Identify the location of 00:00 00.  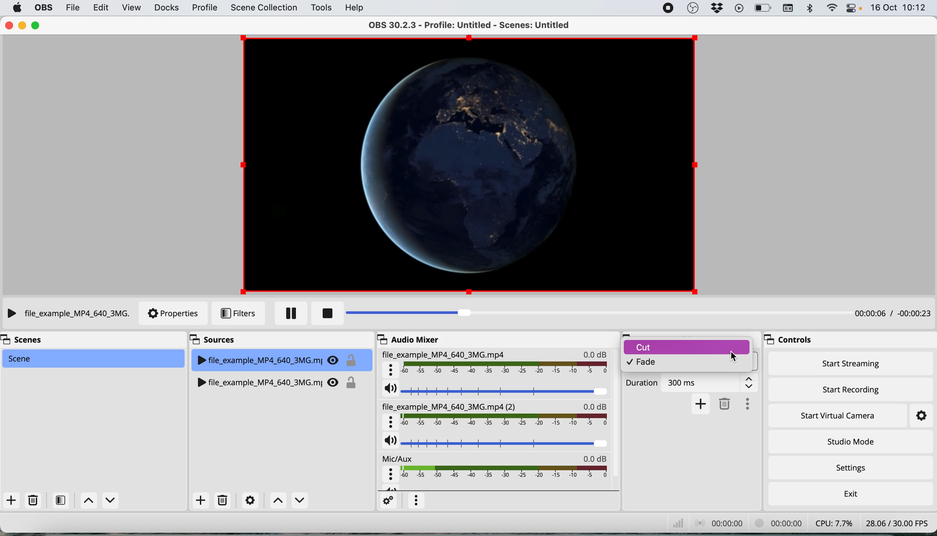
(776, 523).